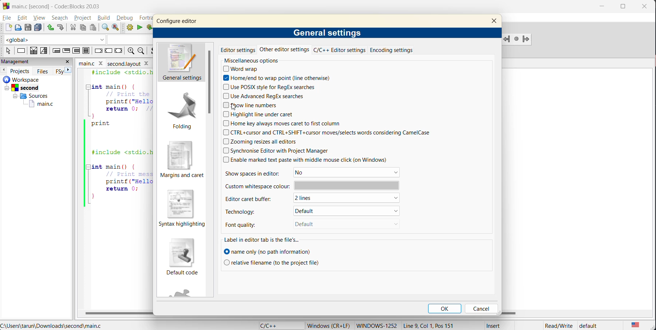  Describe the element at coordinates (22, 70) in the screenshot. I see `projects` at that location.